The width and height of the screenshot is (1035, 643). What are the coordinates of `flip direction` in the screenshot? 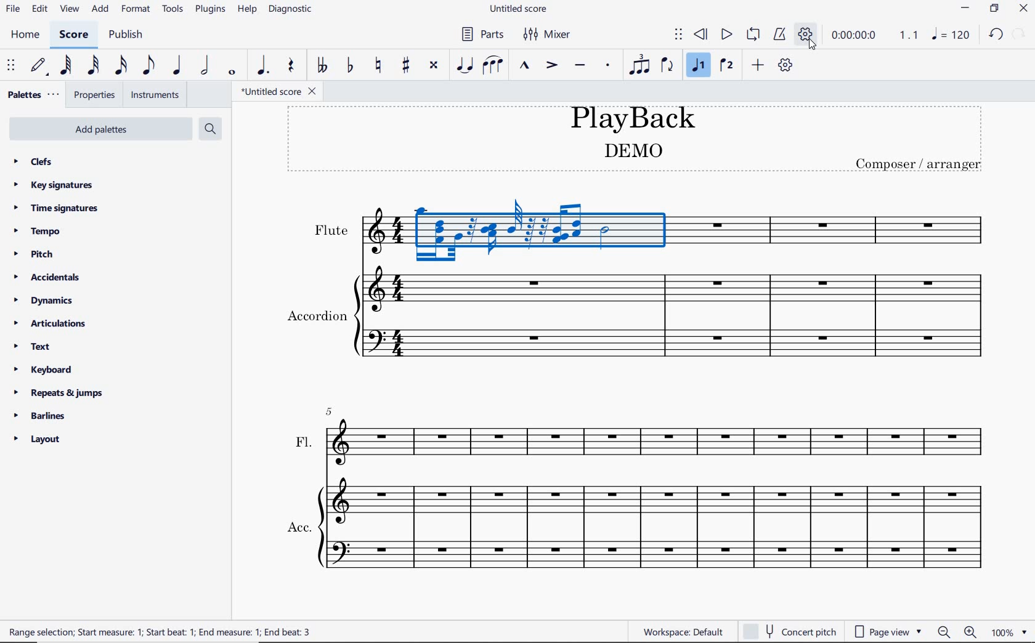 It's located at (667, 67).